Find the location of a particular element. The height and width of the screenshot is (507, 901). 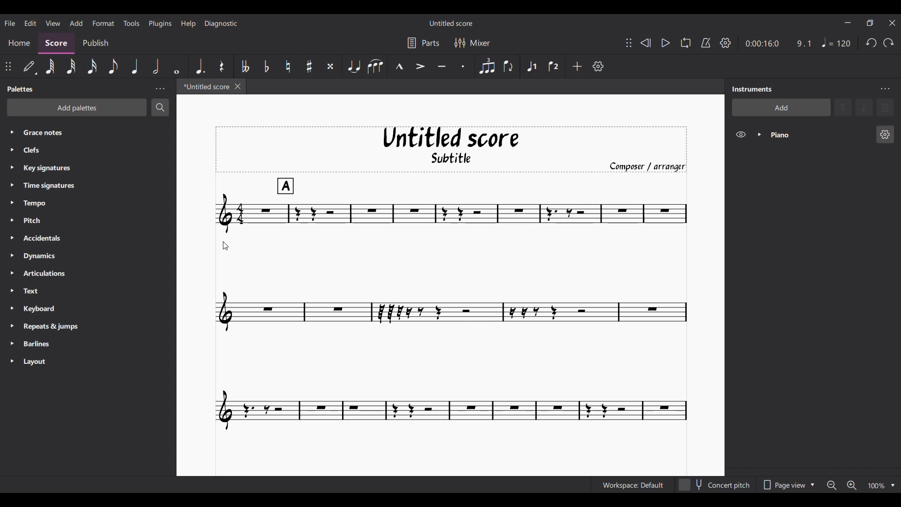

Rewind is located at coordinates (645, 43).